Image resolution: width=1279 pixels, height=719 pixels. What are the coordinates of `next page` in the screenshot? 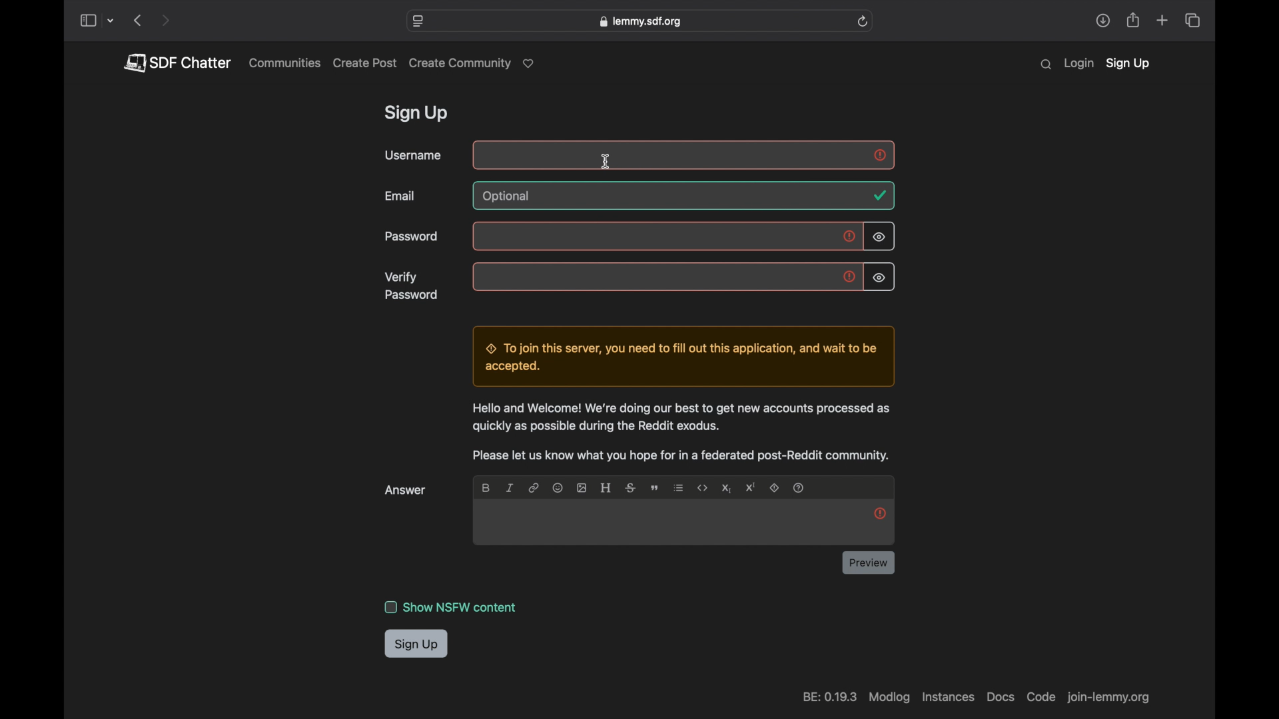 It's located at (165, 21).